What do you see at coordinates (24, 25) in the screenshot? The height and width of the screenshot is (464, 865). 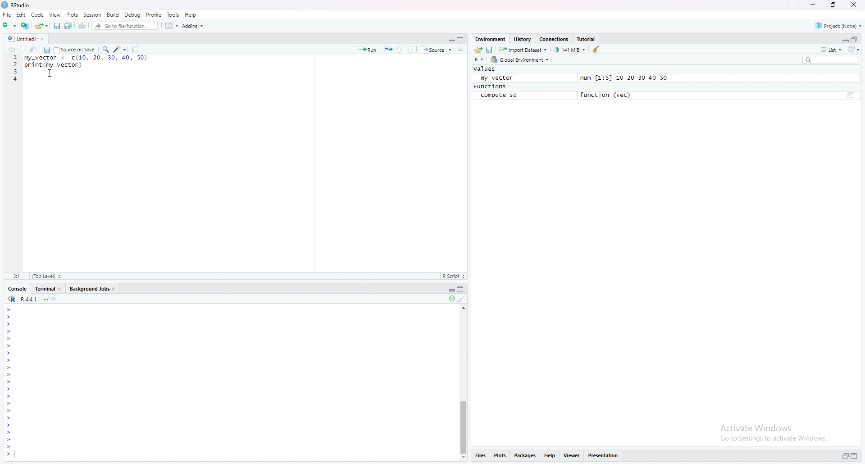 I see `Create a project` at bounding box center [24, 25].